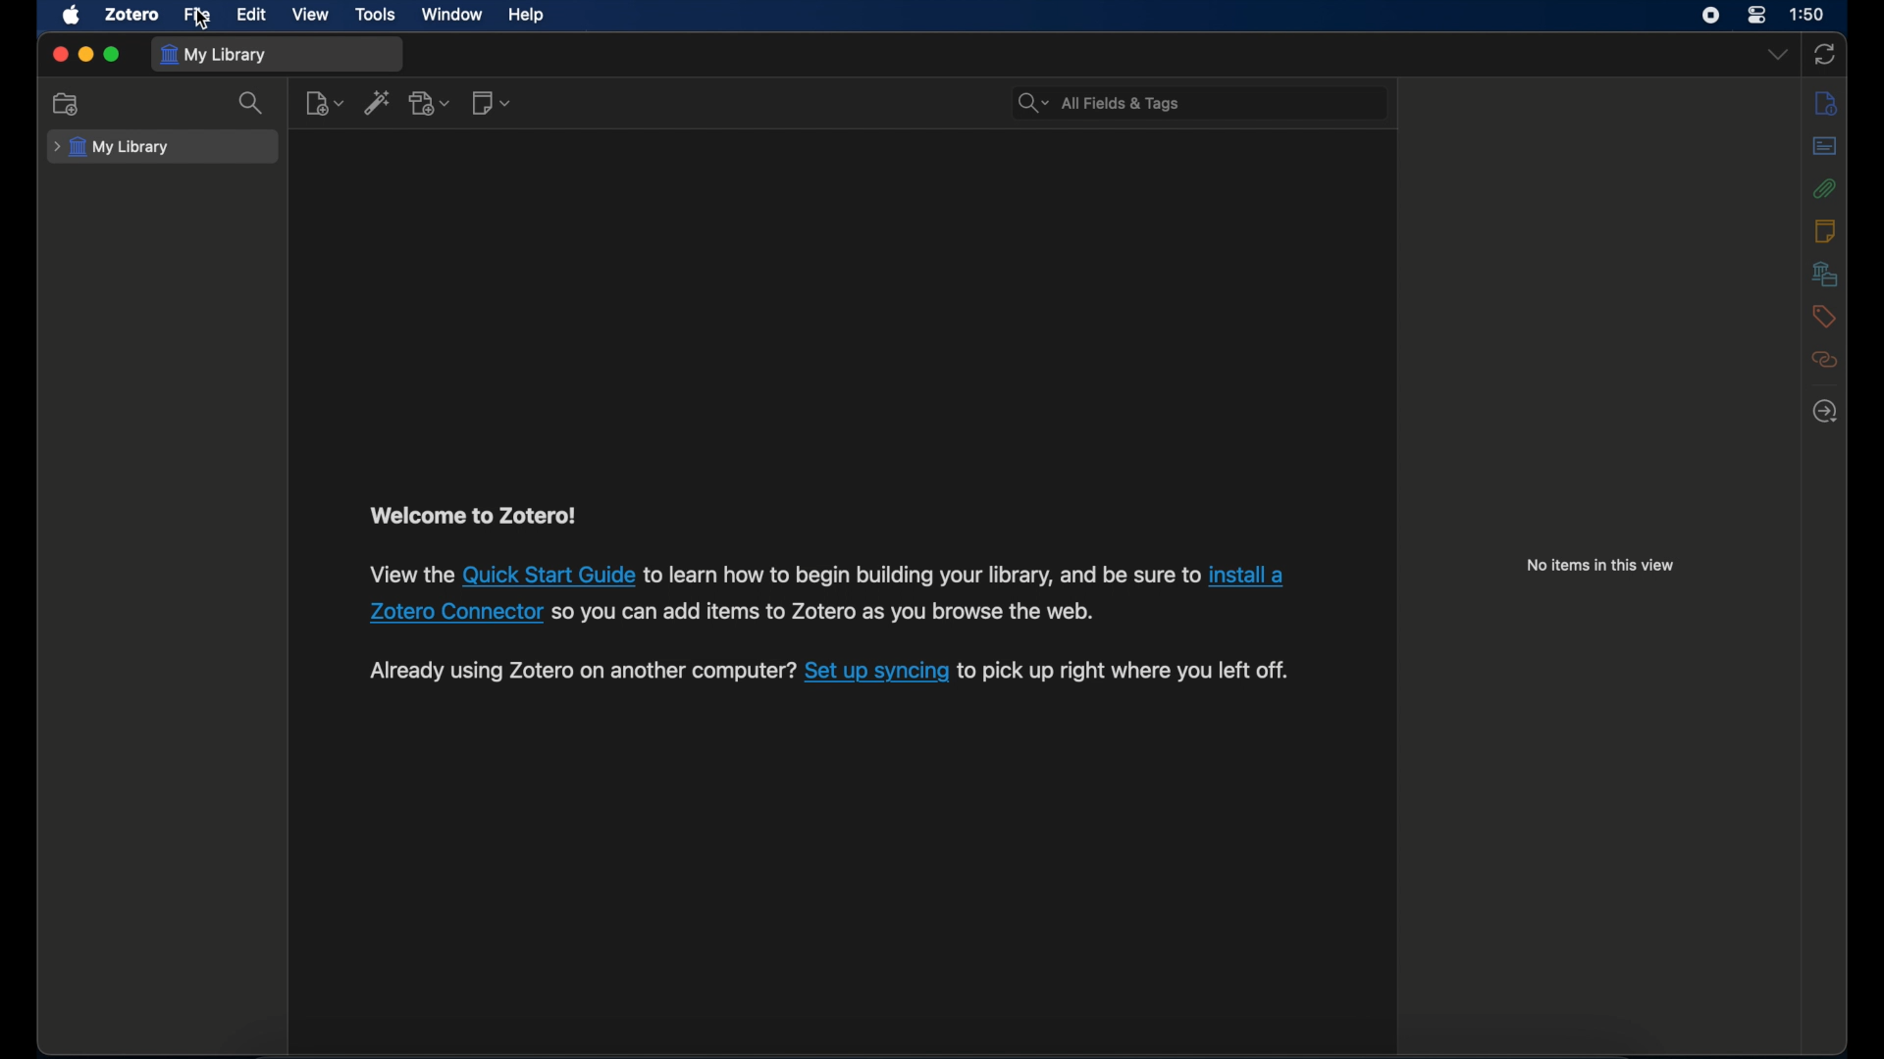 Image resolution: width=1884 pixels, height=1059 pixels. Describe the element at coordinates (1823, 54) in the screenshot. I see `sync` at that location.